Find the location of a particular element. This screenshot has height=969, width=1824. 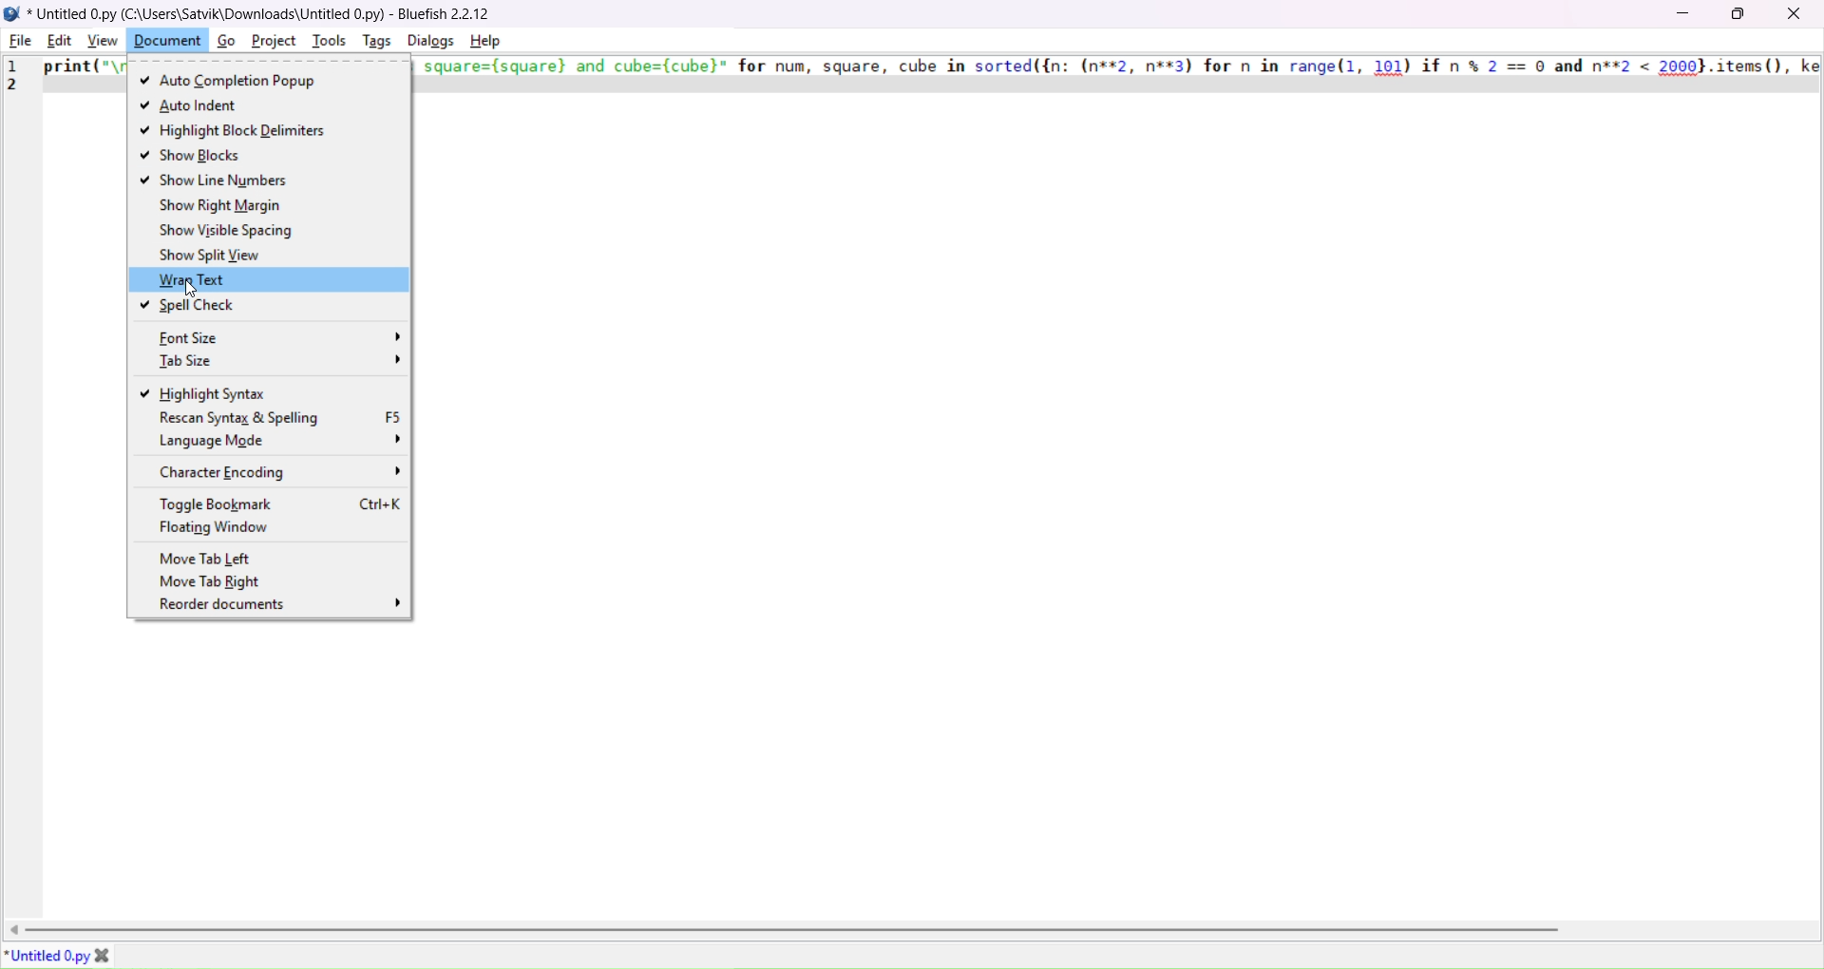

wrap text is located at coordinates (191, 280).